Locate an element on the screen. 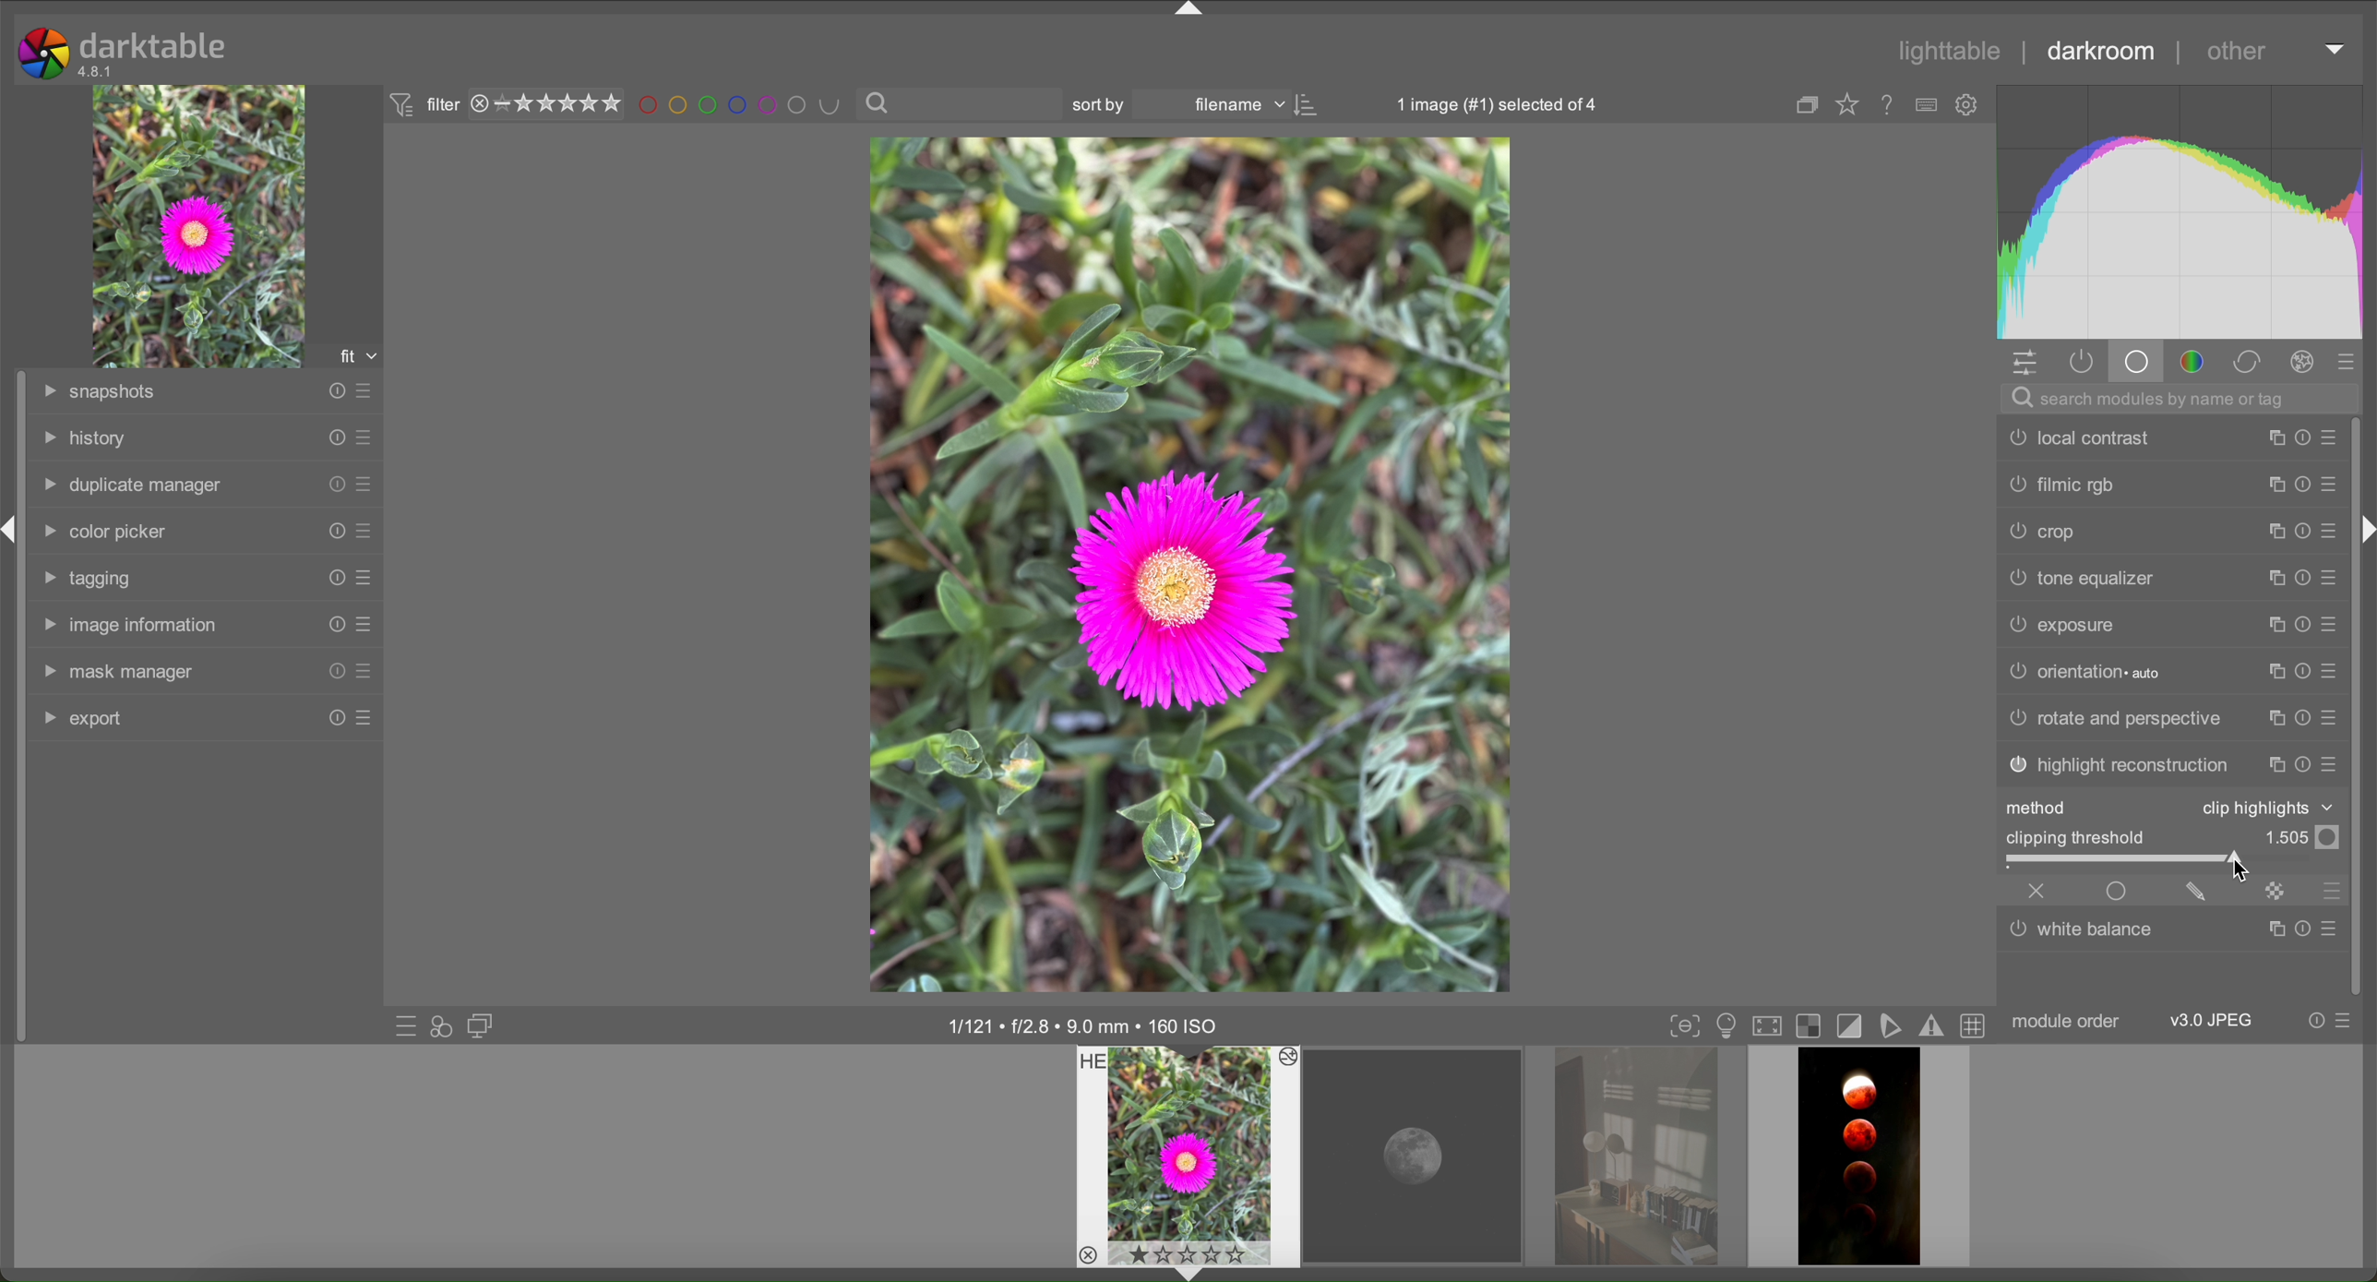  copy is located at coordinates (2272, 670).